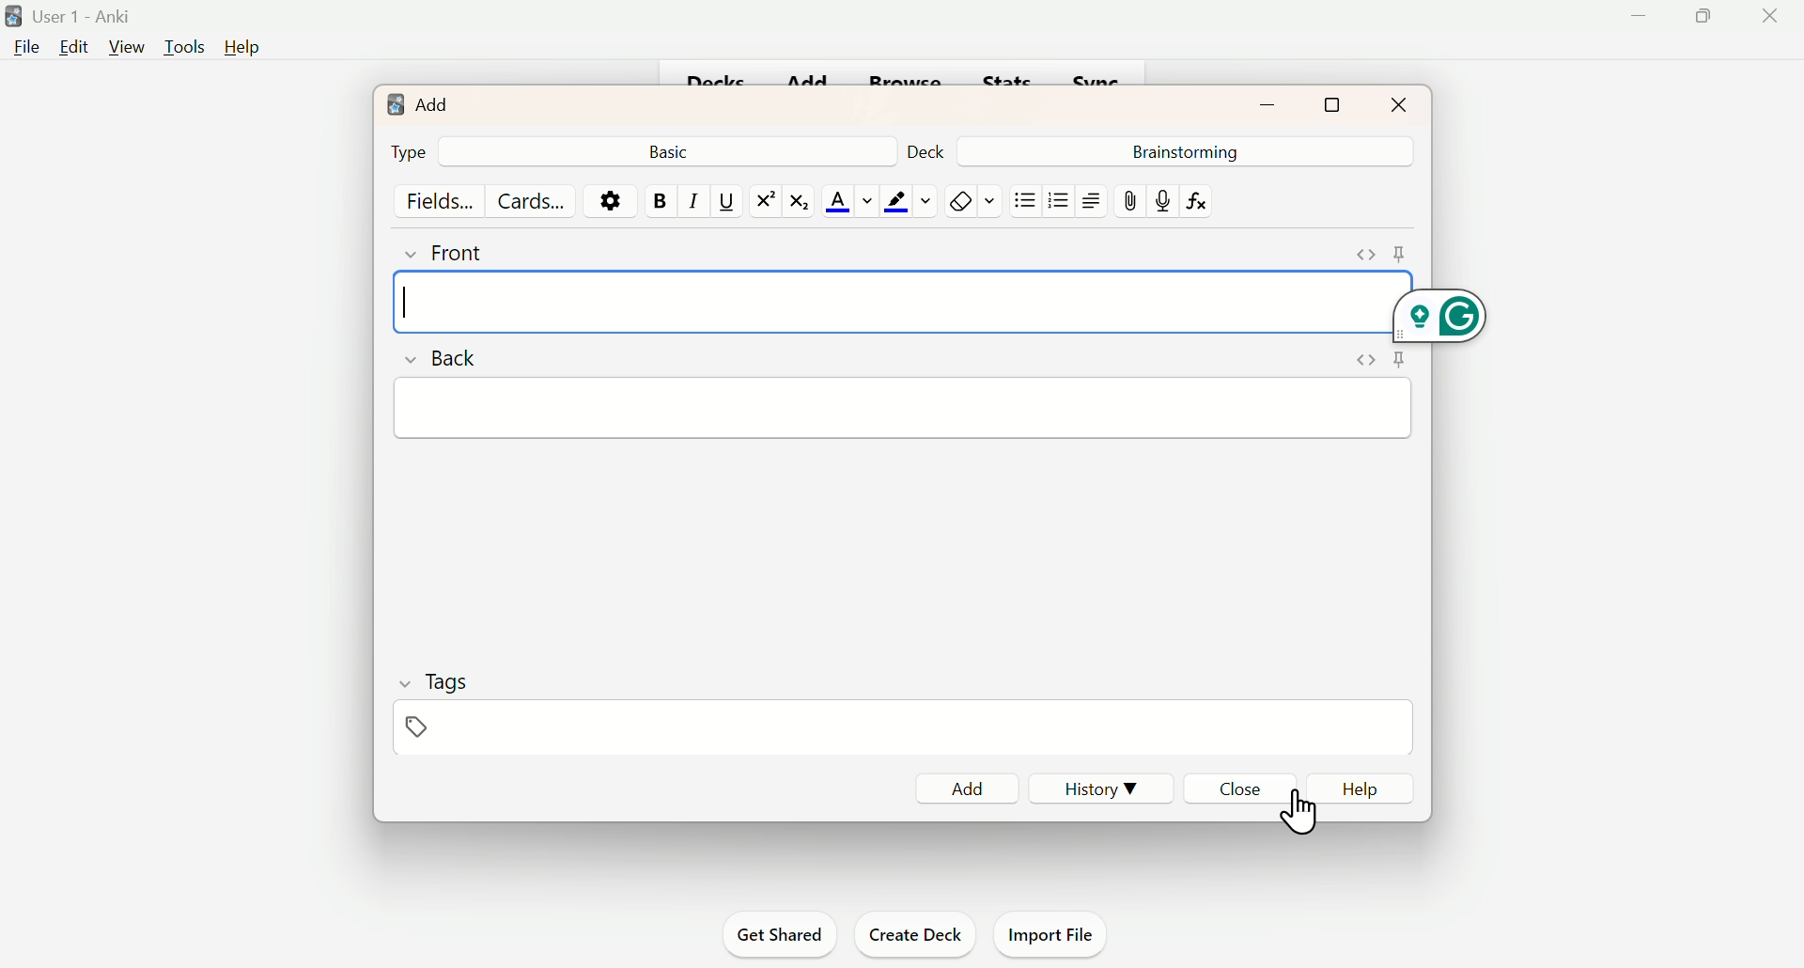  What do you see at coordinates (1708, 20) in the screenshot?
I see ` Maimize` at bounding box center [1708, 20].